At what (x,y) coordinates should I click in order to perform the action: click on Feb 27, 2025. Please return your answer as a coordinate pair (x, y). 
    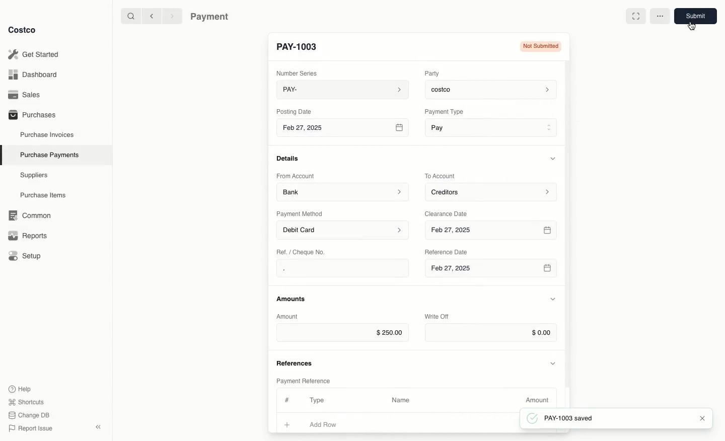
    Looking at the image, I should click on (344, 129).